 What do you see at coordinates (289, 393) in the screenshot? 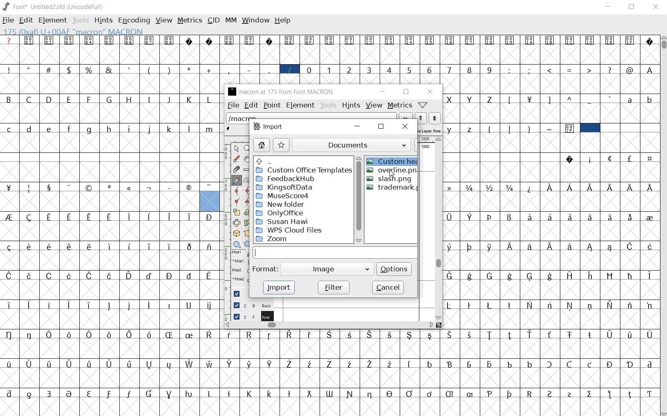
I see `Symbol` at bounding box center [289, 393].